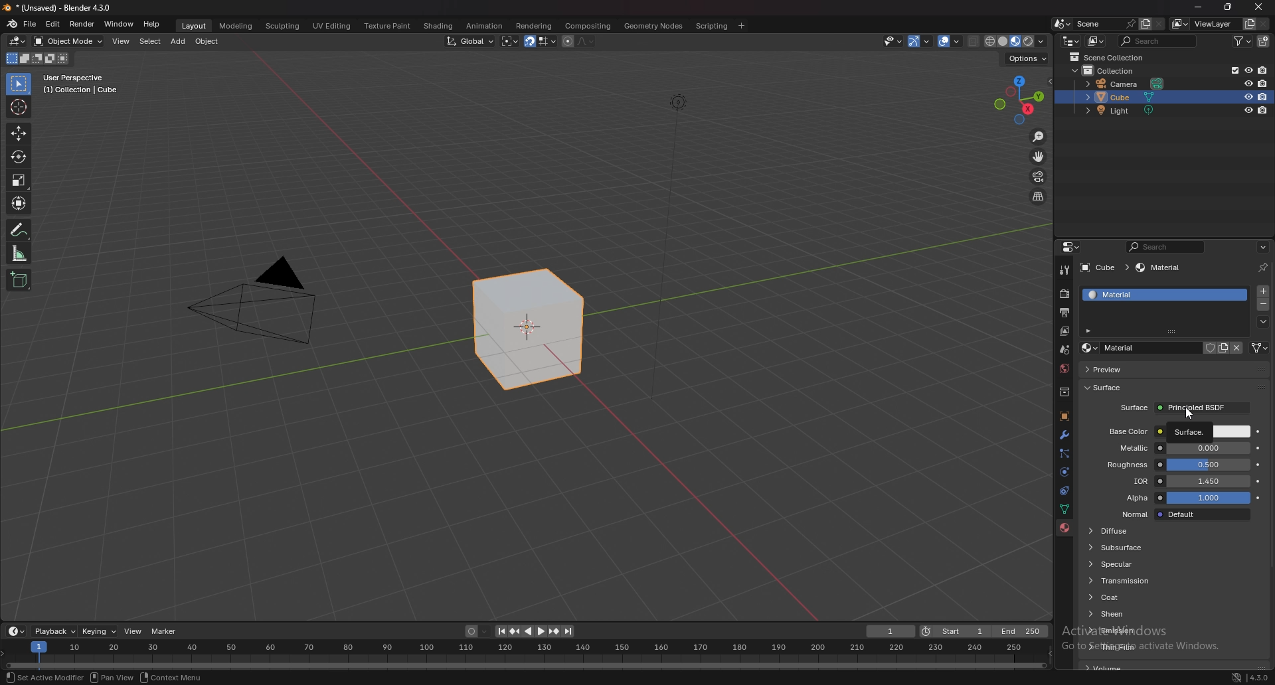 The image size is (1275, 685). What do you see at coordinates (152, 24) in the screenshot?
I see `help` at bounding box center [152, 24].